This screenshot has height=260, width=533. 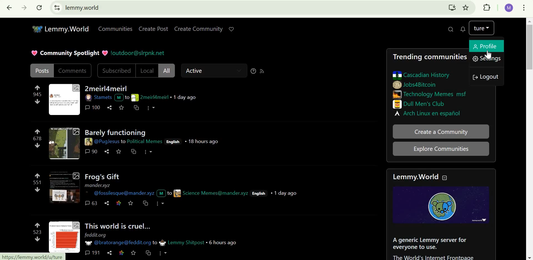 What do you see at coordinates (101, 177) in the screenshot?
I see `Frog's gift` at bounding box center [101, 177].